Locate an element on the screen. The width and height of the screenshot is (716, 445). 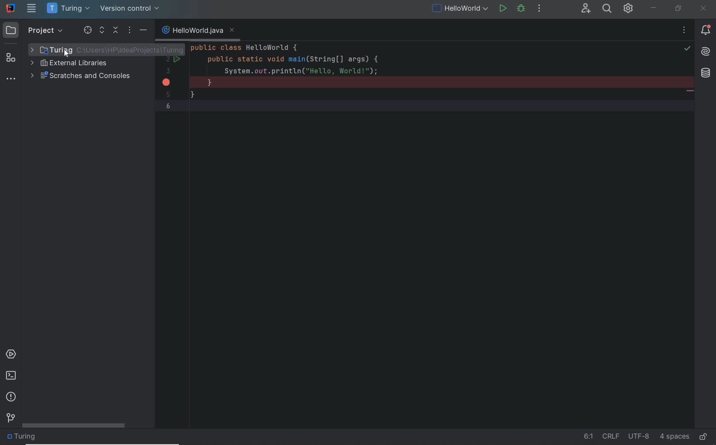
expand selected is located at coordinates (103, 30).